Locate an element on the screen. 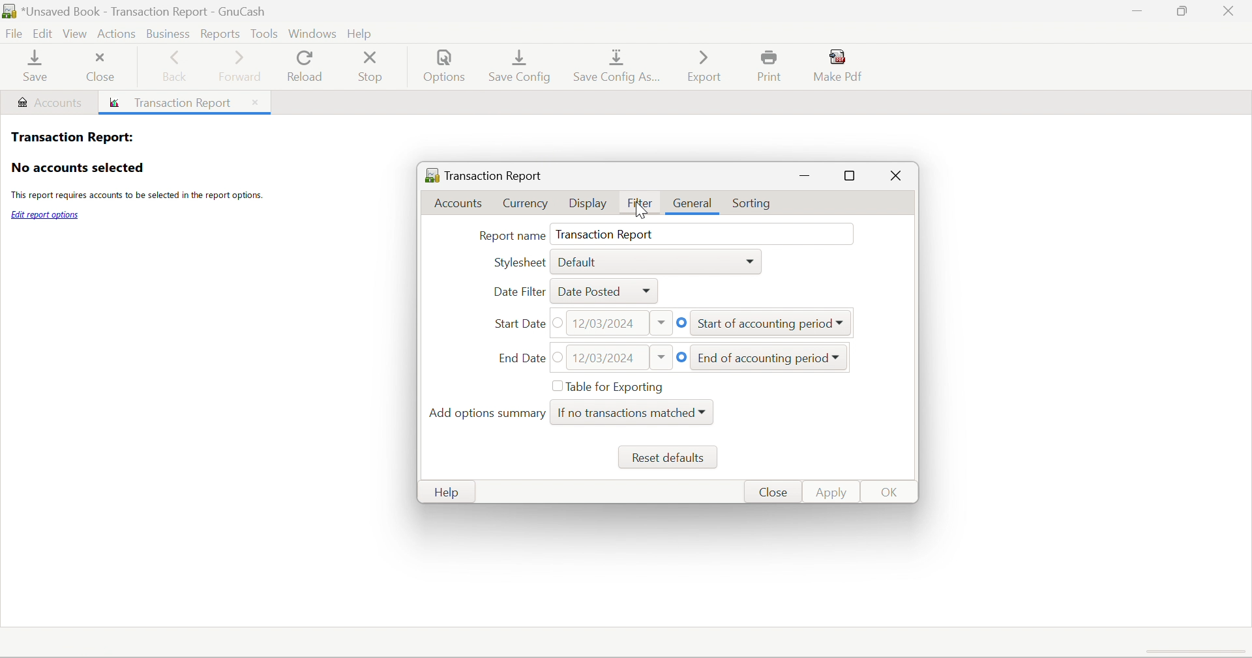 This screenshot has width=1252, height=658. General is located at coordinates (695, 203).